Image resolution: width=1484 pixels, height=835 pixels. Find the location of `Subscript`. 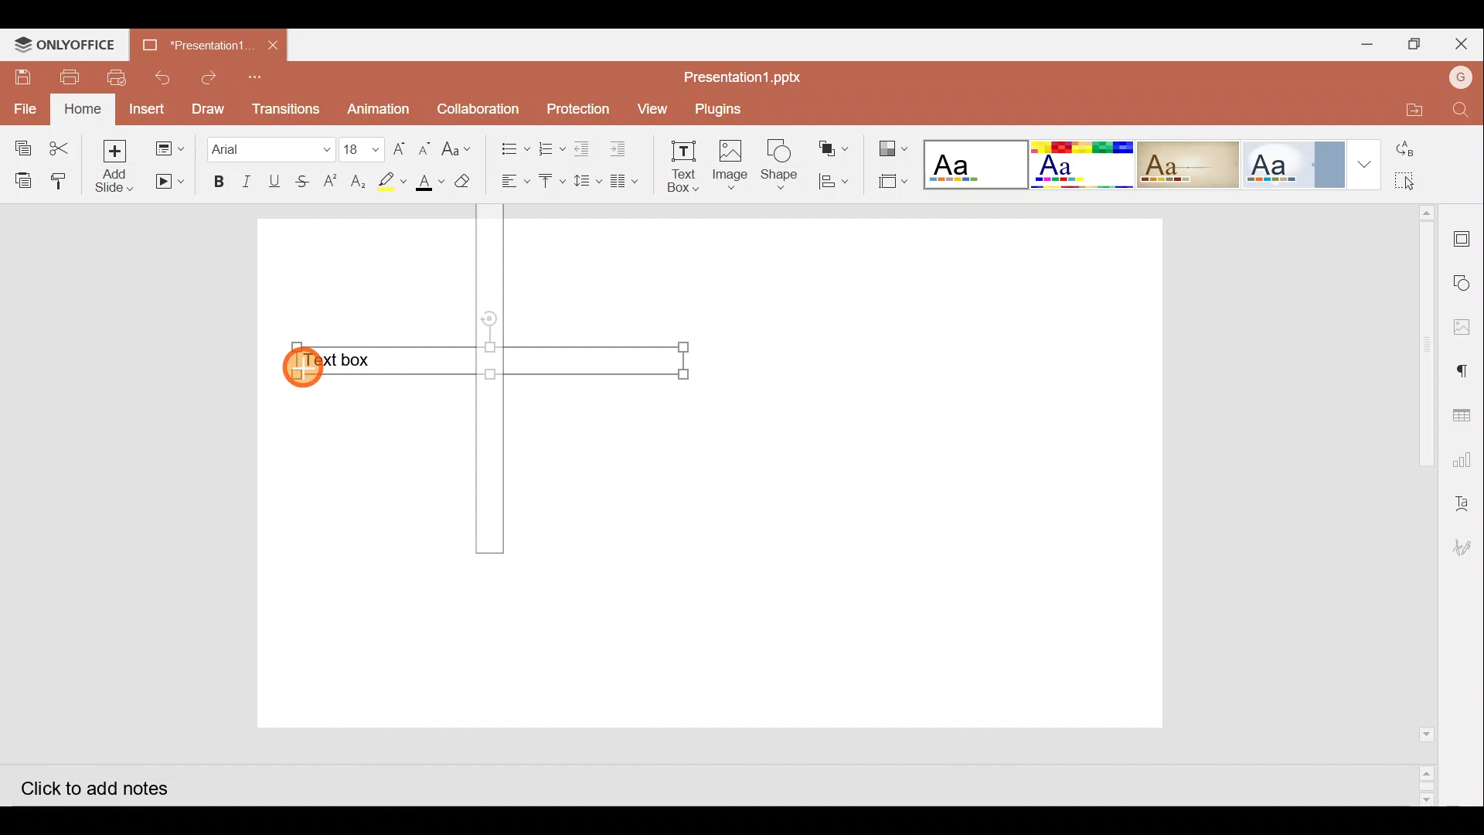

Subscript is located at coordinates (359, 183).